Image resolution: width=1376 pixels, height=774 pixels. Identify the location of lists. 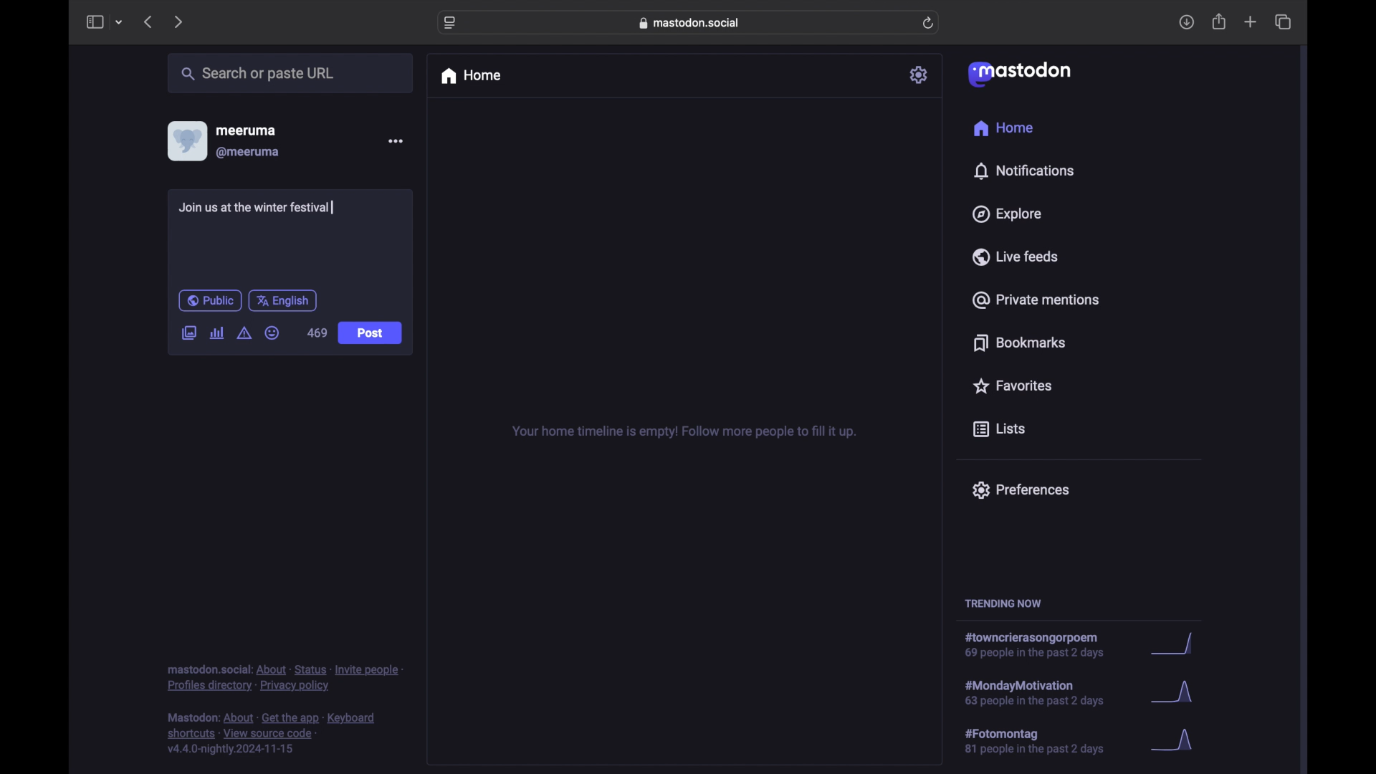
(999, 430).